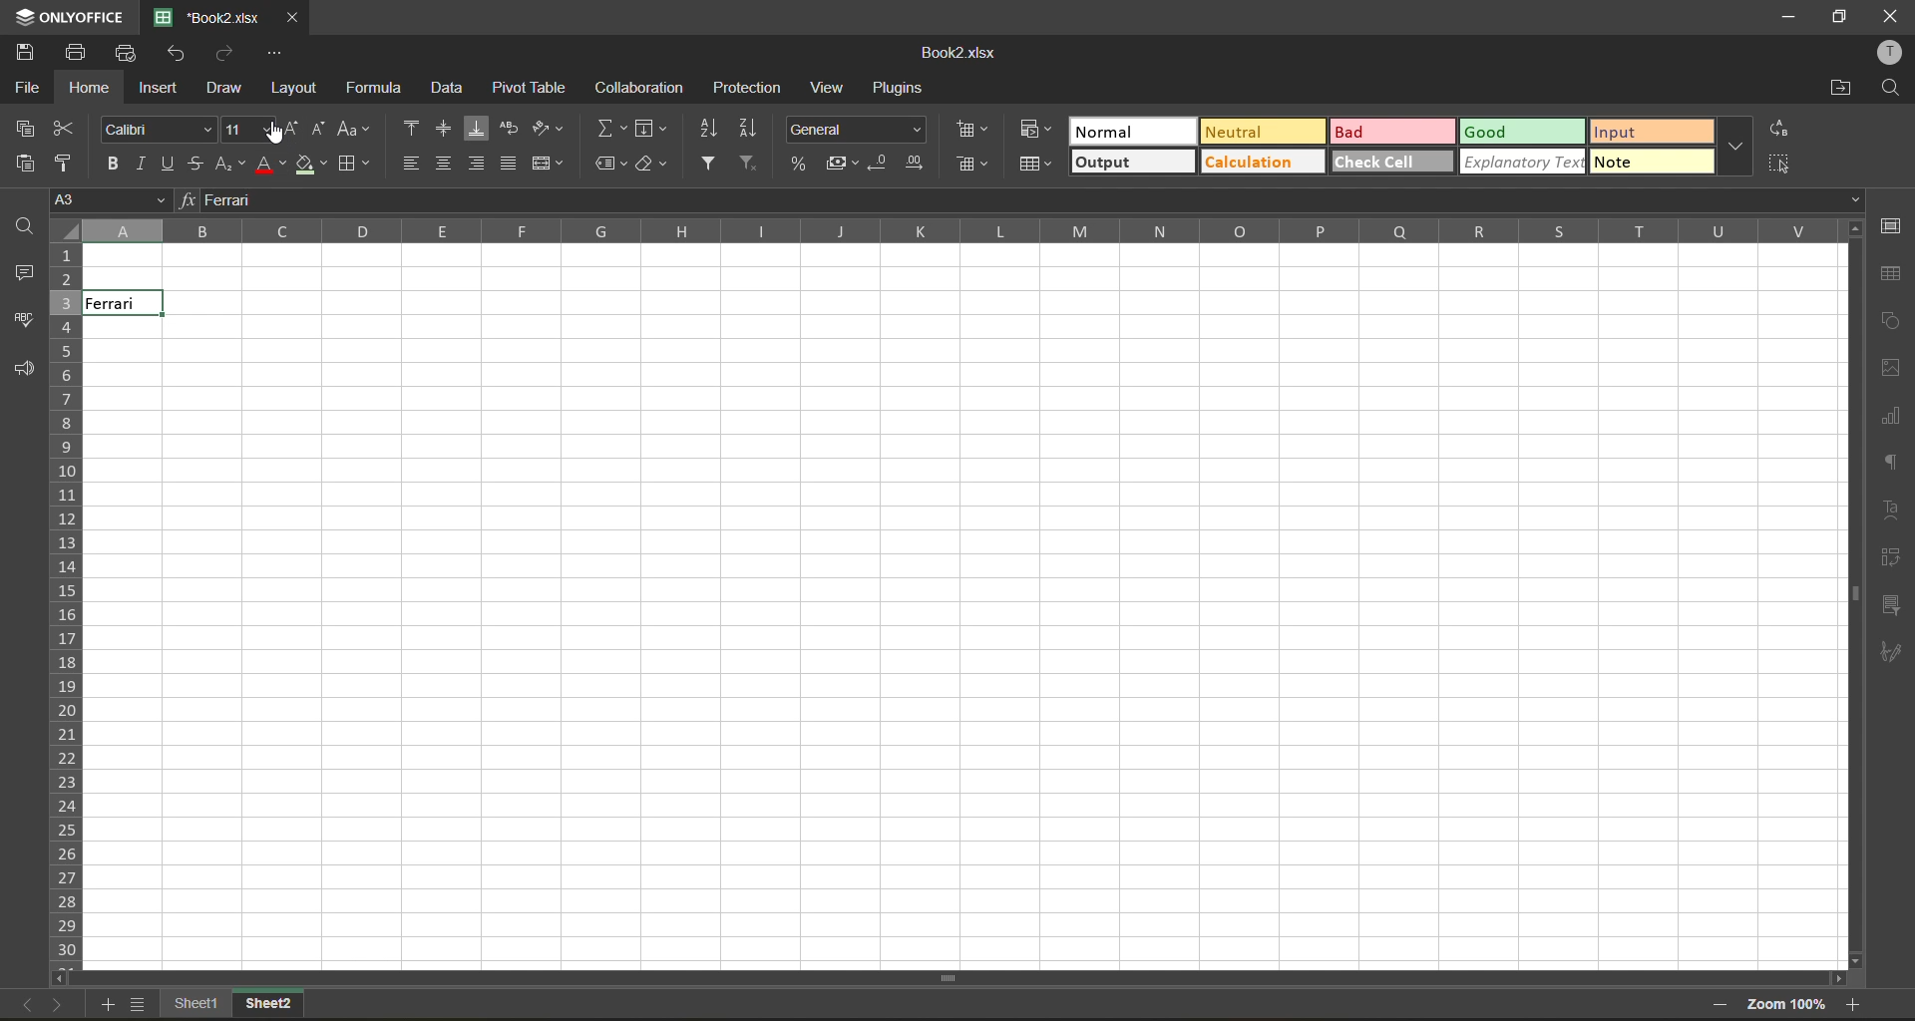 This screenshot has width=1915, height=1021. What do you see at coordinates (448, 128) in the screenshot?
I see `align middle` at bounding box center [448, 128].